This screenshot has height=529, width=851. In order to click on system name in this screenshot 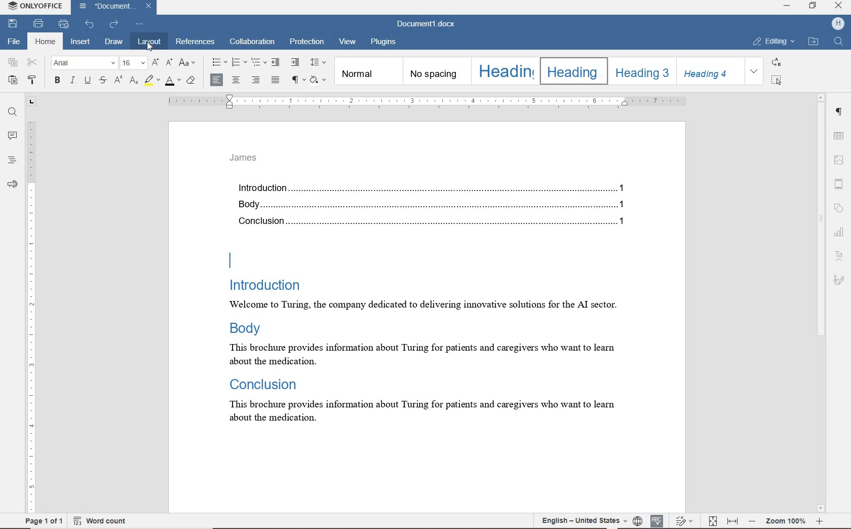, I will do `click(36, 7)`.